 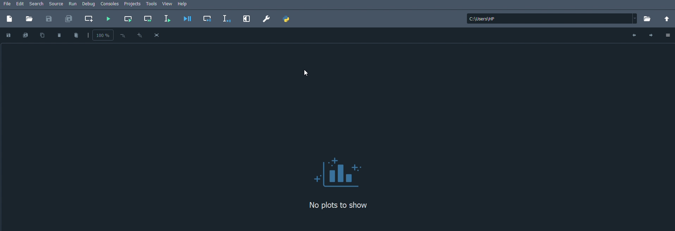 What do you see at coordinates (56, 4) in the screenshot?
I see `Source` at bounding box center [56, 4].